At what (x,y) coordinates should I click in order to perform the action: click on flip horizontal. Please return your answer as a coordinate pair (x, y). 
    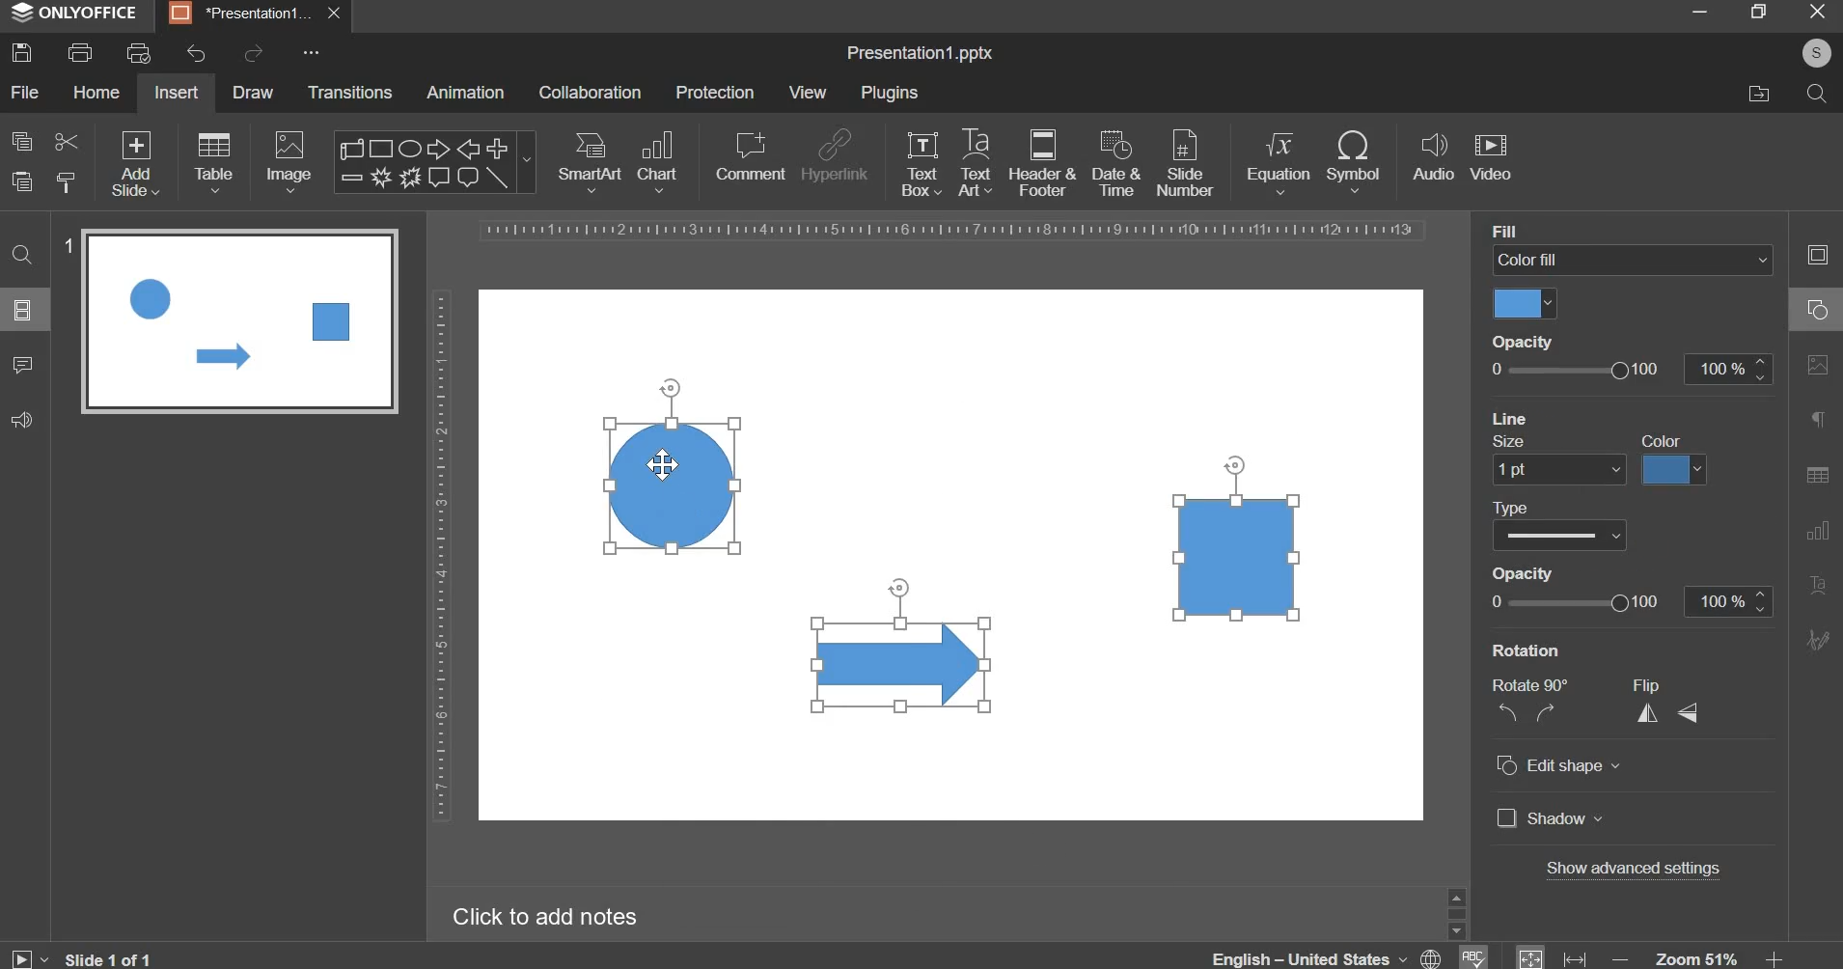
    Looking at the image, I should click on (1654, 712).